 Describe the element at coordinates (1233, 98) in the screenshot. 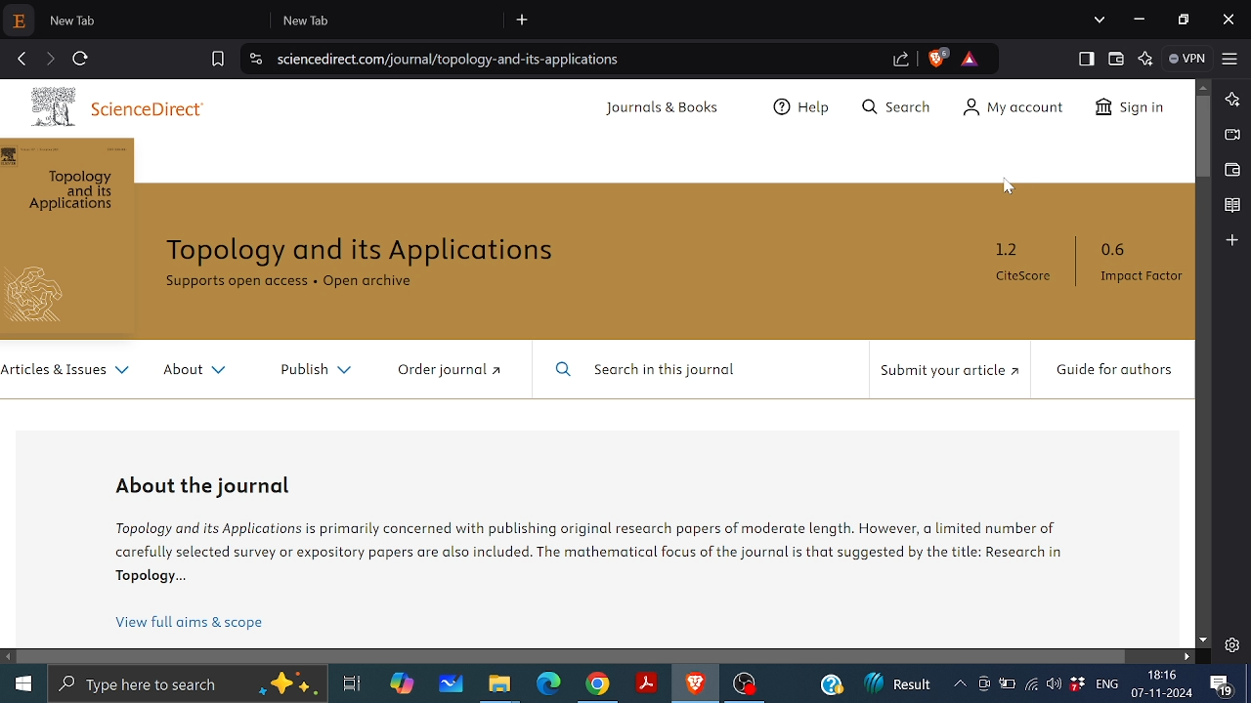

I see `Leo ` at that location.